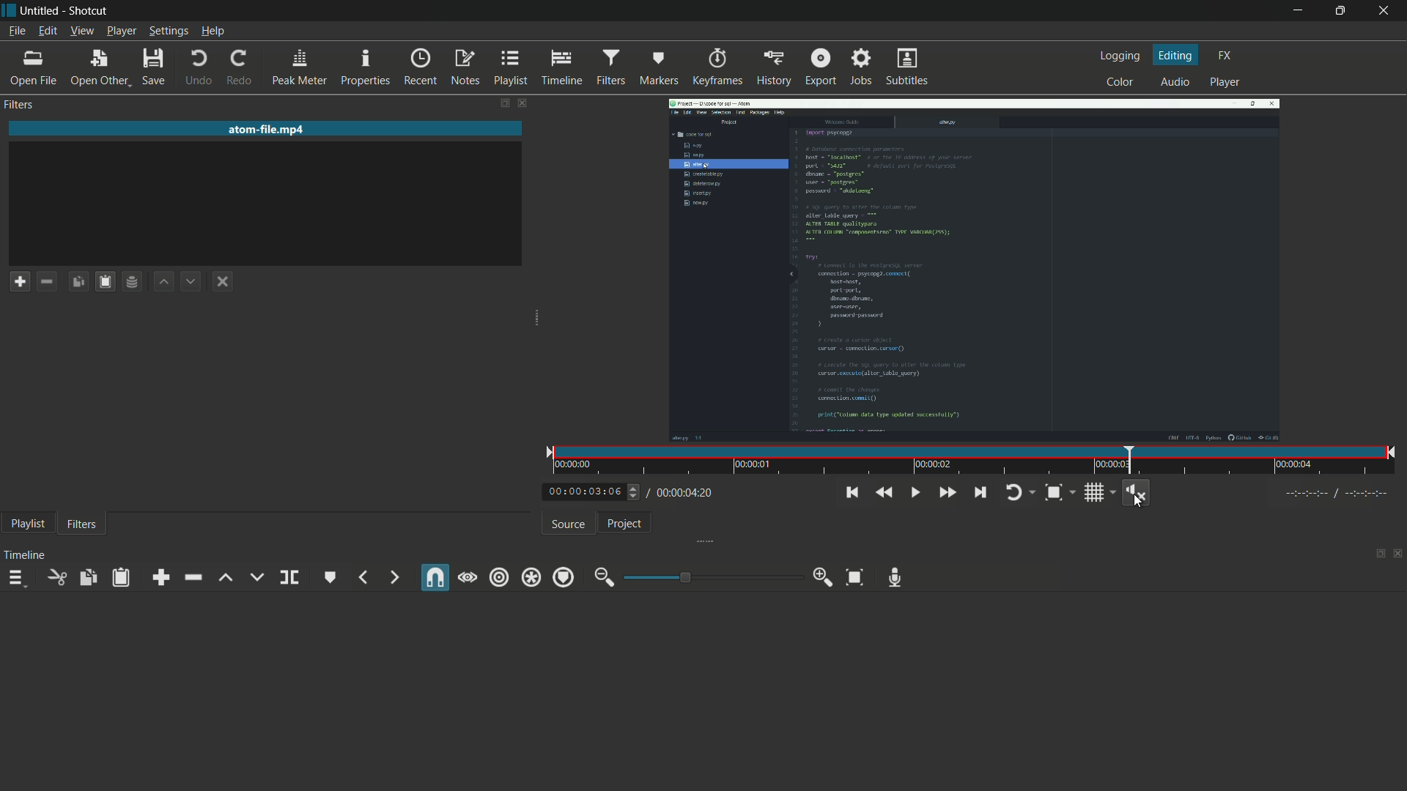 Image resolution: width=1407 pixels, height=791 pixels. What do you see at coordinates (363, 577) in the screenshot?
I see `previous marker` at bounding box center [363, 577].